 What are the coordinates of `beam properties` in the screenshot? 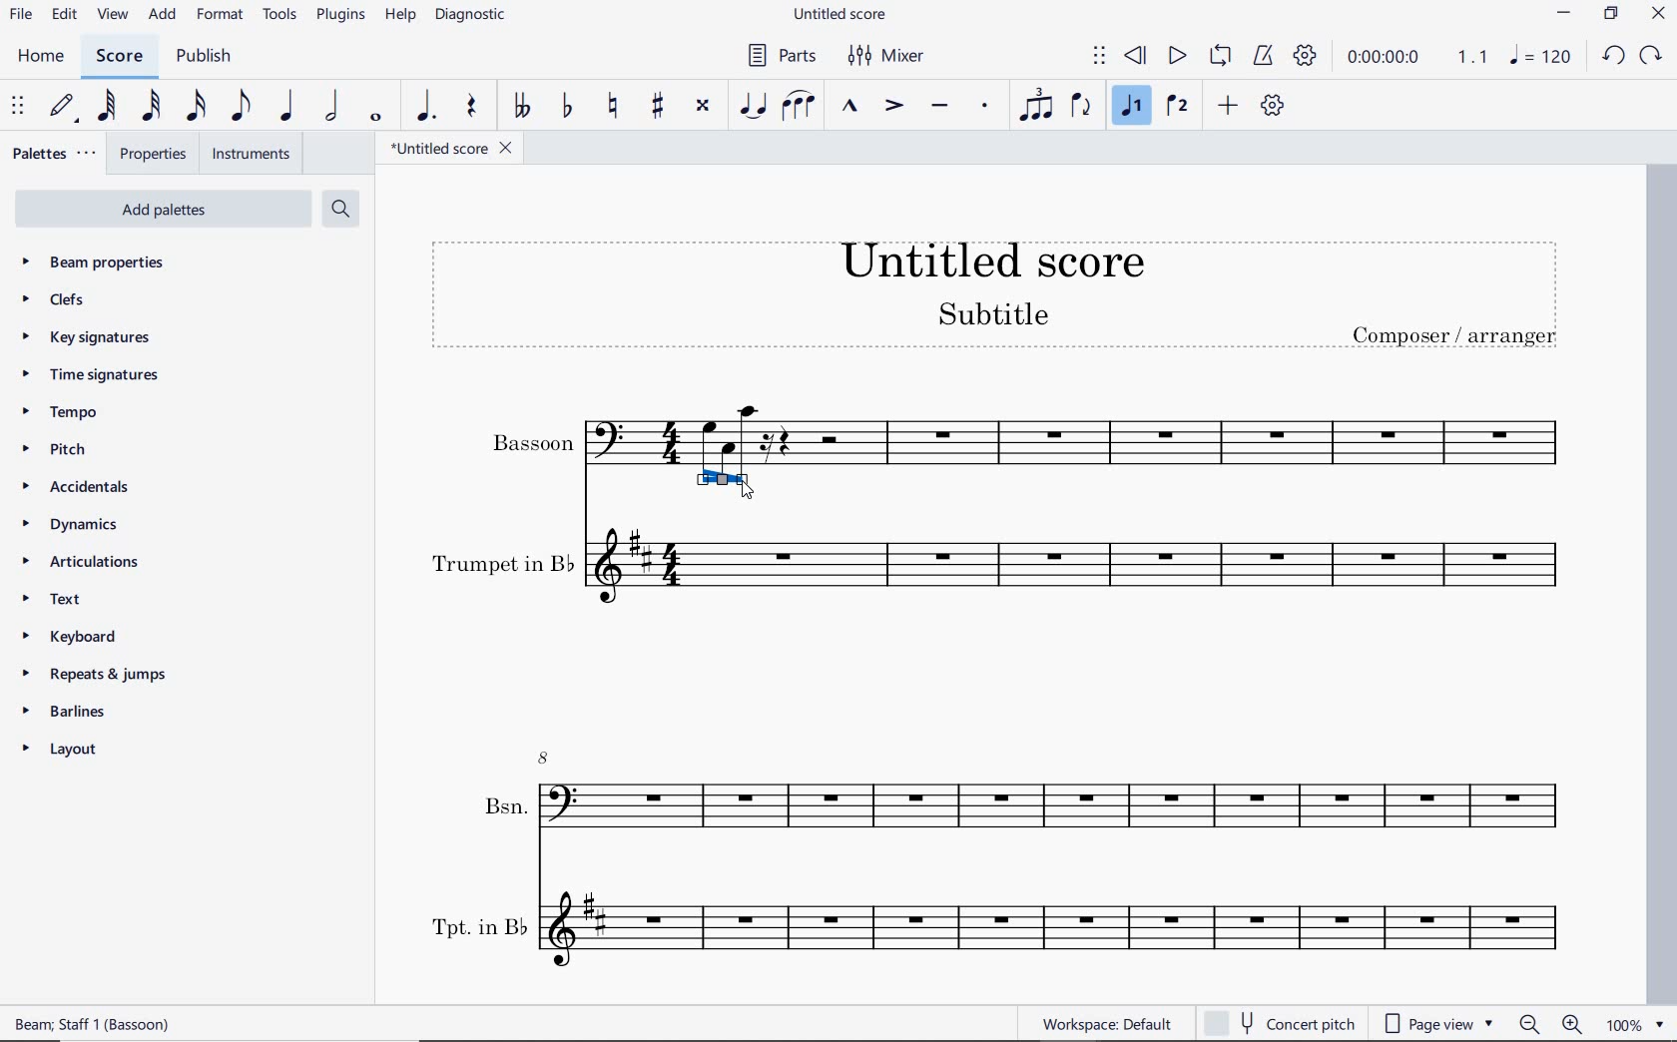 It's located at (106, 261).